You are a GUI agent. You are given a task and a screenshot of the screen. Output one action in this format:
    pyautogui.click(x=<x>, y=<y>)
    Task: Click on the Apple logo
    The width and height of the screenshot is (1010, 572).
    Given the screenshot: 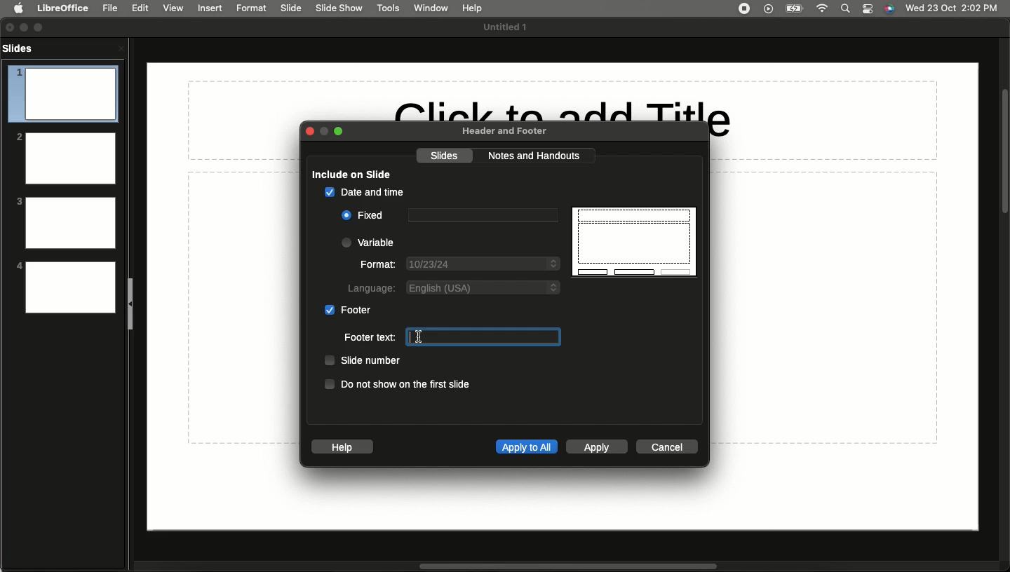 What is the action you would take?
    pyautogui.click(x=19, y=8)
    